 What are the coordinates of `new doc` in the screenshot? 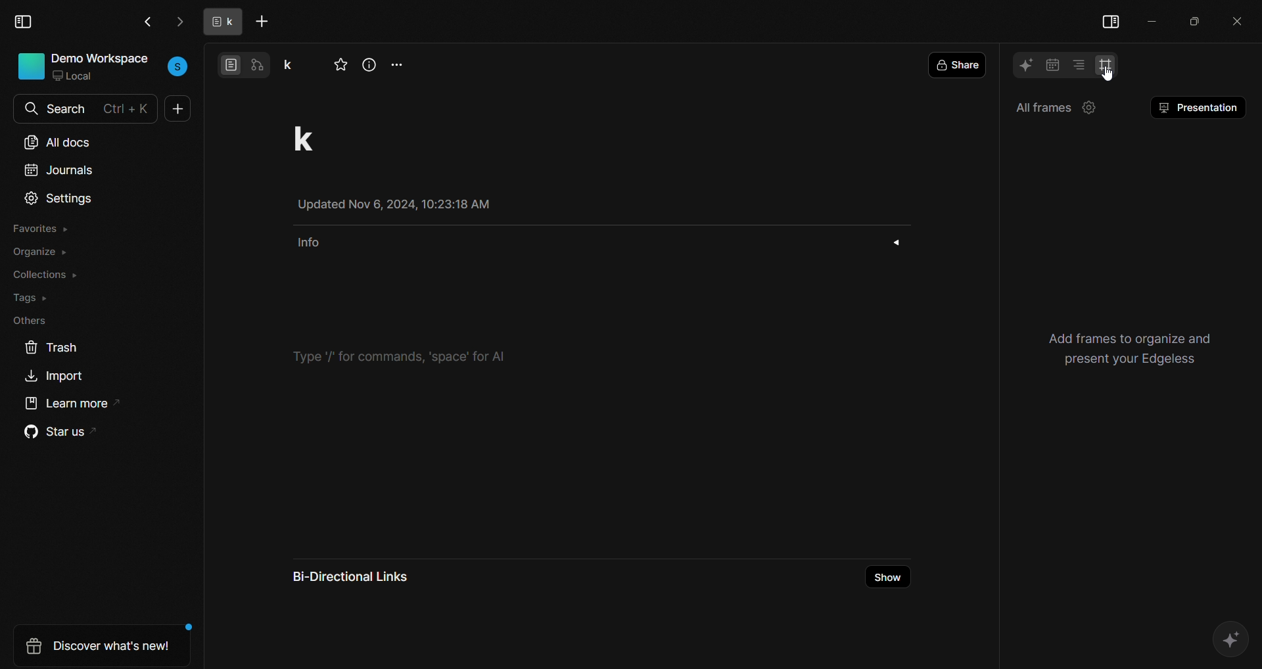 It's located at (179, 111).